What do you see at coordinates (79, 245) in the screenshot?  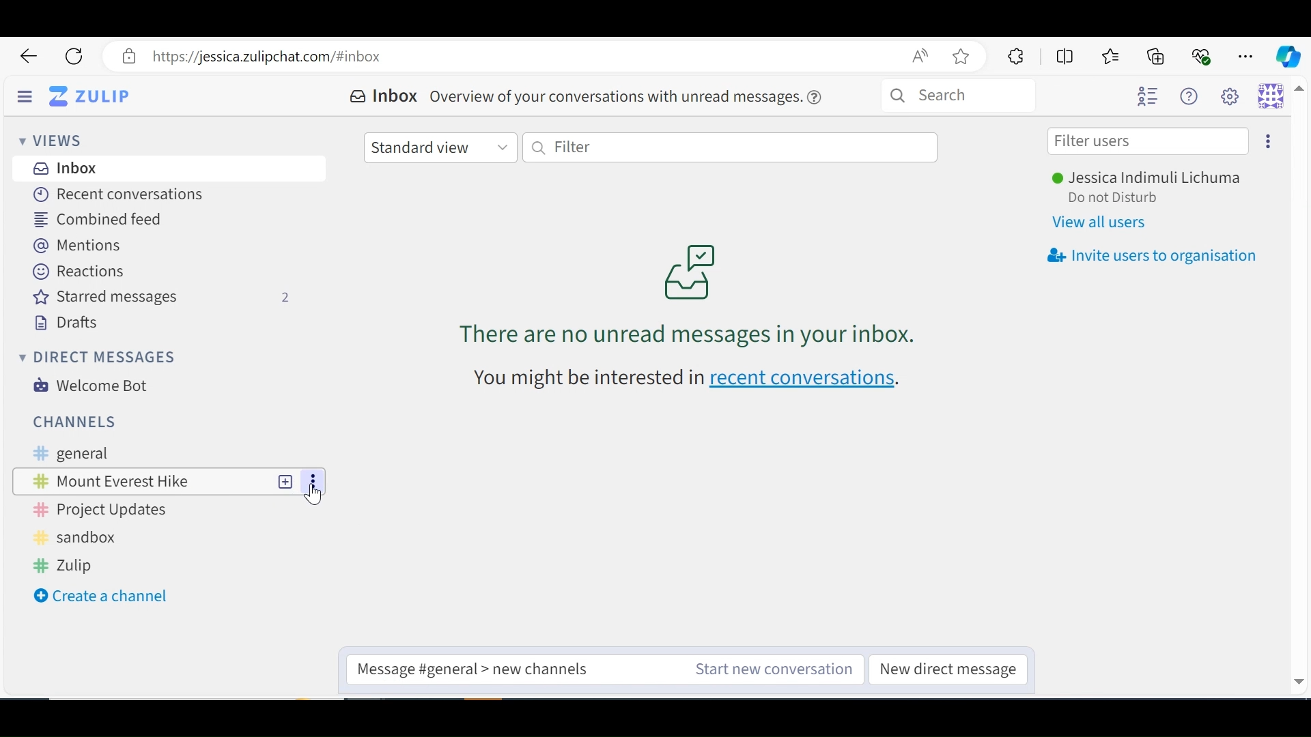 I see `Mentions` at bounding box center [79, 245].